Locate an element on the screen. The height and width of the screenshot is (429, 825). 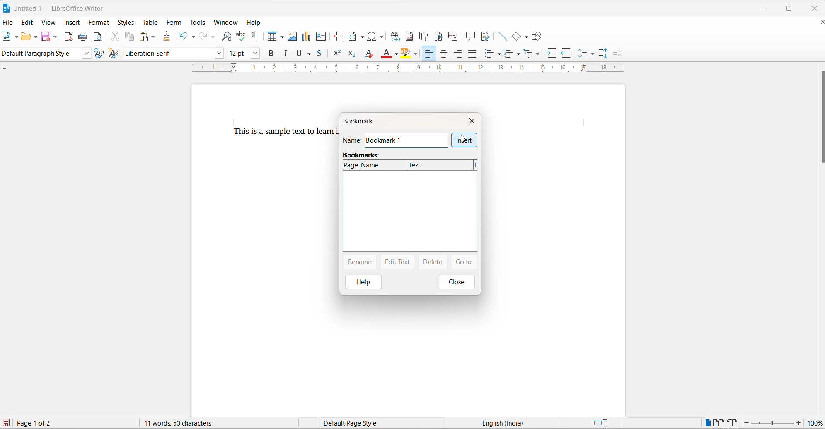
bold is located at coordinates (271, 54).